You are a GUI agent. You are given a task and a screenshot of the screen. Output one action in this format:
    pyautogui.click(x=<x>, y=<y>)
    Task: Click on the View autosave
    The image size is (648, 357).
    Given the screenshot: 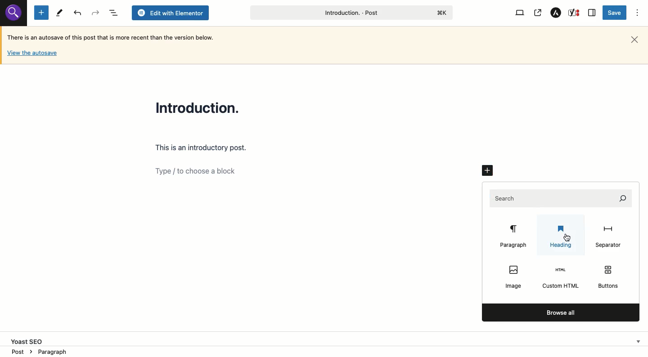 What is the action you would take?
    pyautogui.click(x=32, y=54)
    